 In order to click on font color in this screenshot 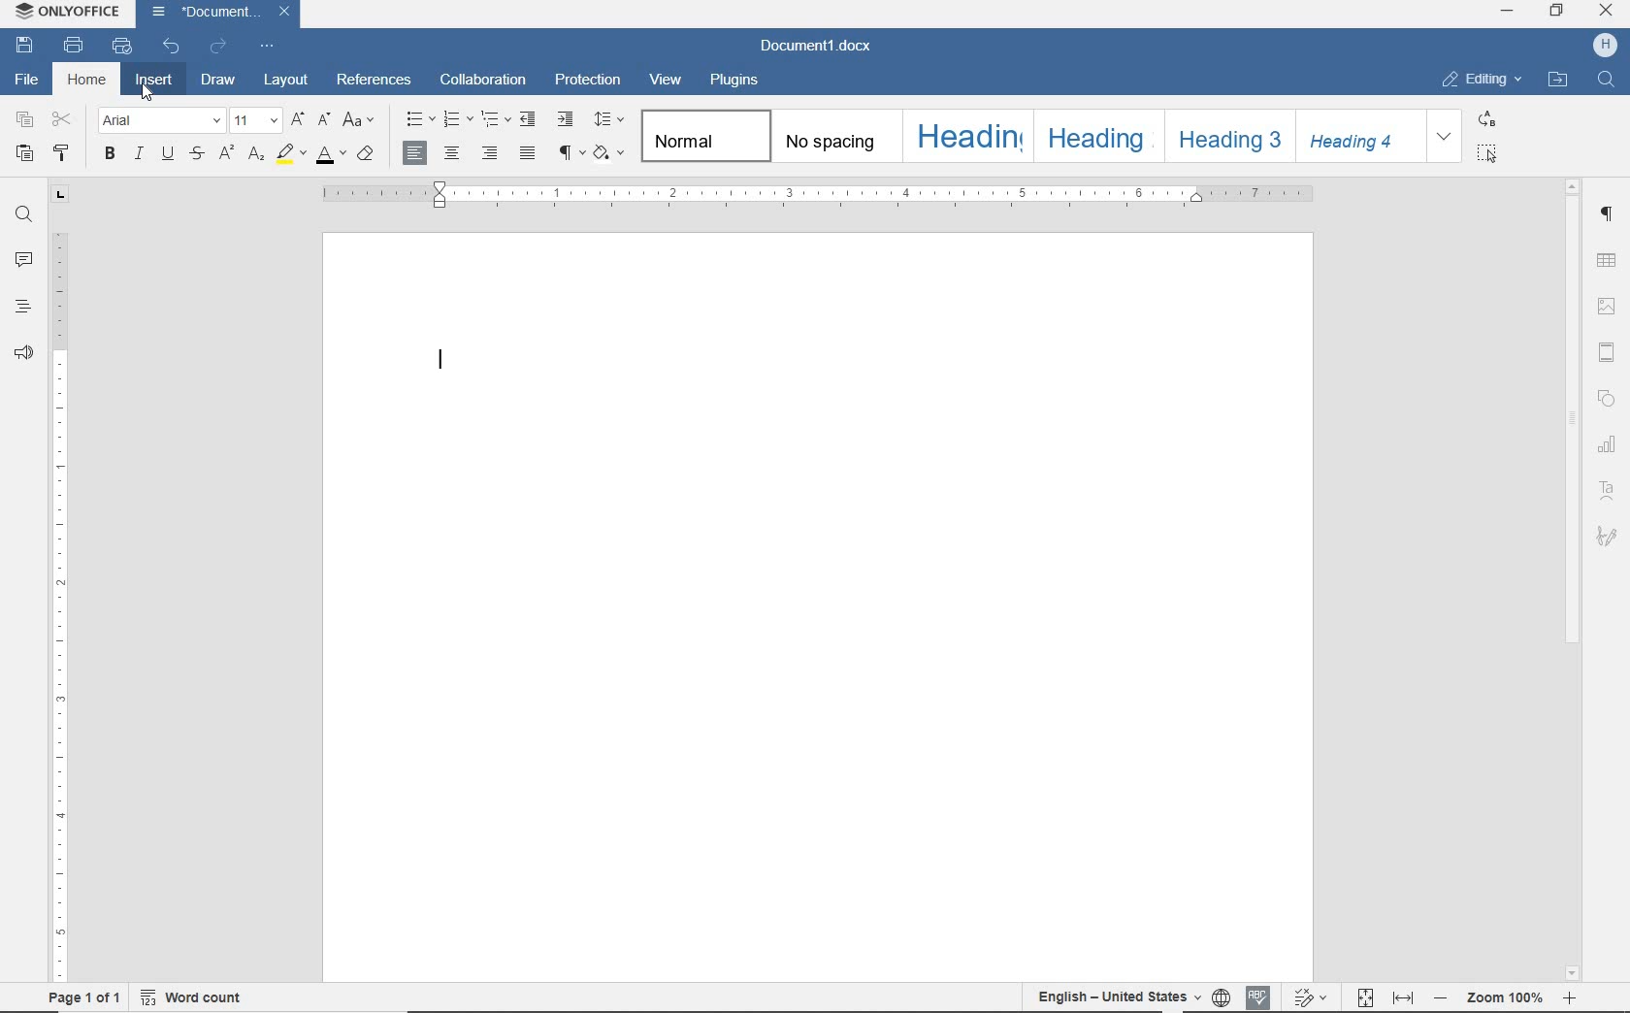, I will do `click(329, 154)`.